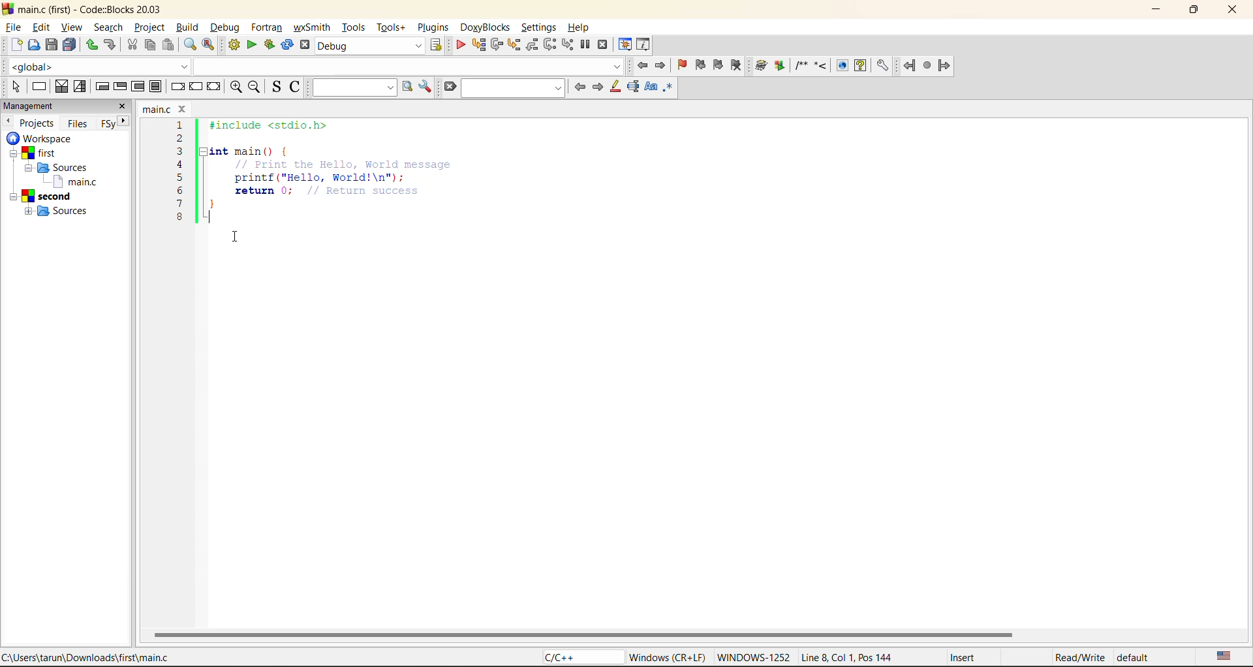 This screenshot has height=667, width=1253. What do you see at coordinates (69, 167) in the screenshot?
I see `Sources` at bounding box center [69, 167].